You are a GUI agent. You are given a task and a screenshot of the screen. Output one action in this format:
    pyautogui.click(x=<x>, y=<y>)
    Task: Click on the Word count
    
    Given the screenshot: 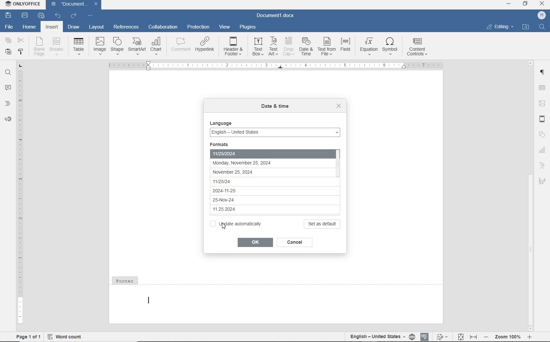 What is the action you would take?
    pyautogui.click(x=65, y=337)
    